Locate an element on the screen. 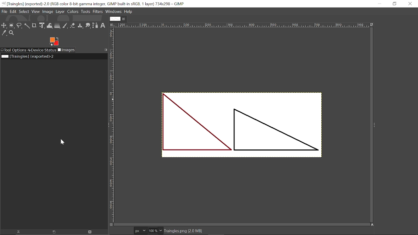 The height and width of the screenshot is (235, 418). Free select tool is located at coordinates (19, 26).